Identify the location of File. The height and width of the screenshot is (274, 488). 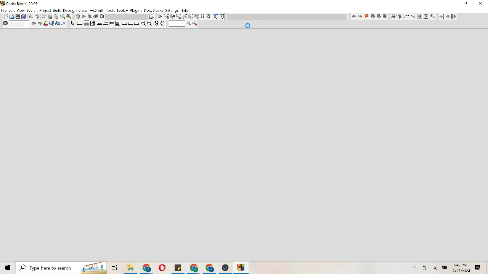
(4, 10).